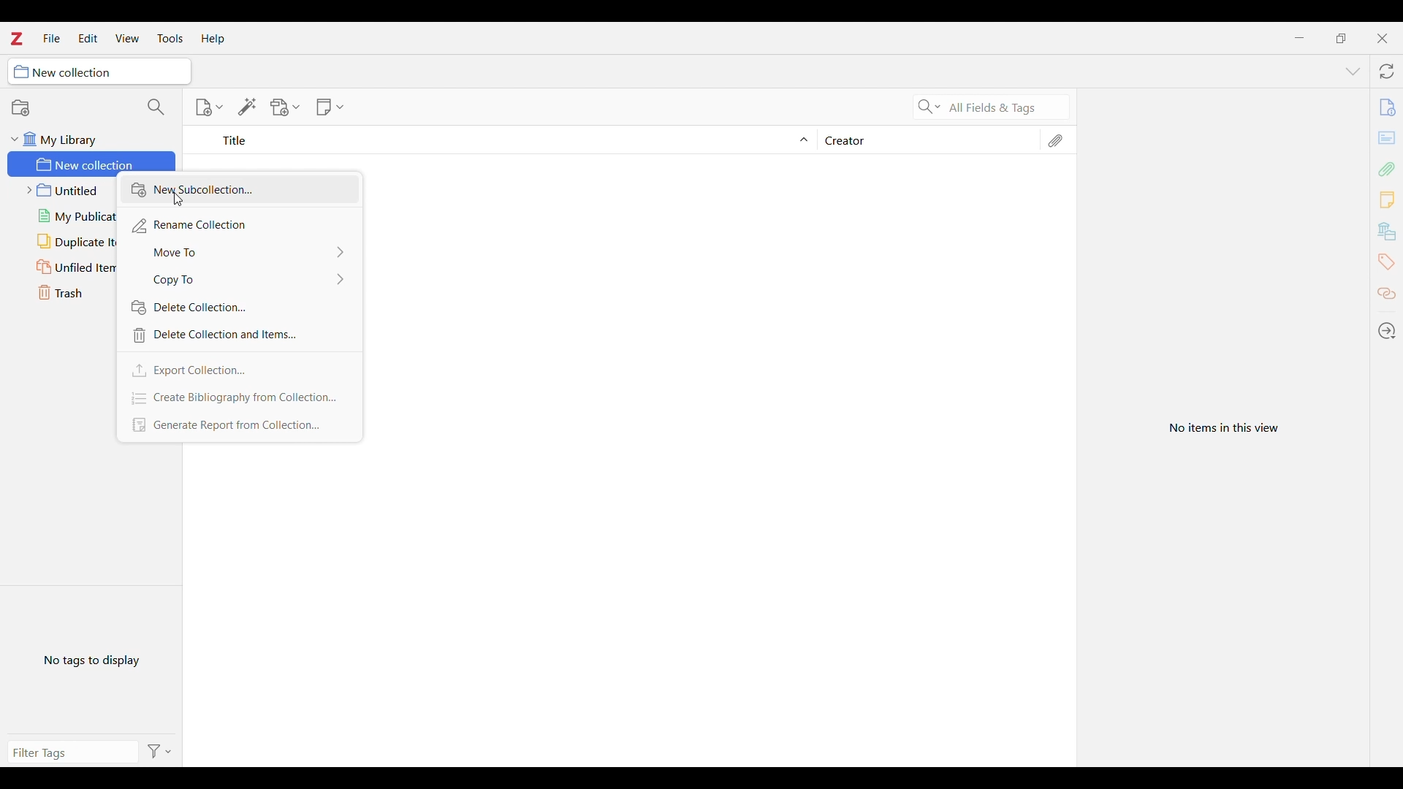  What do you see at coordinates (1386, 199) in the screenshot?
I see `Add new note` at bounding box center [1386, 199].